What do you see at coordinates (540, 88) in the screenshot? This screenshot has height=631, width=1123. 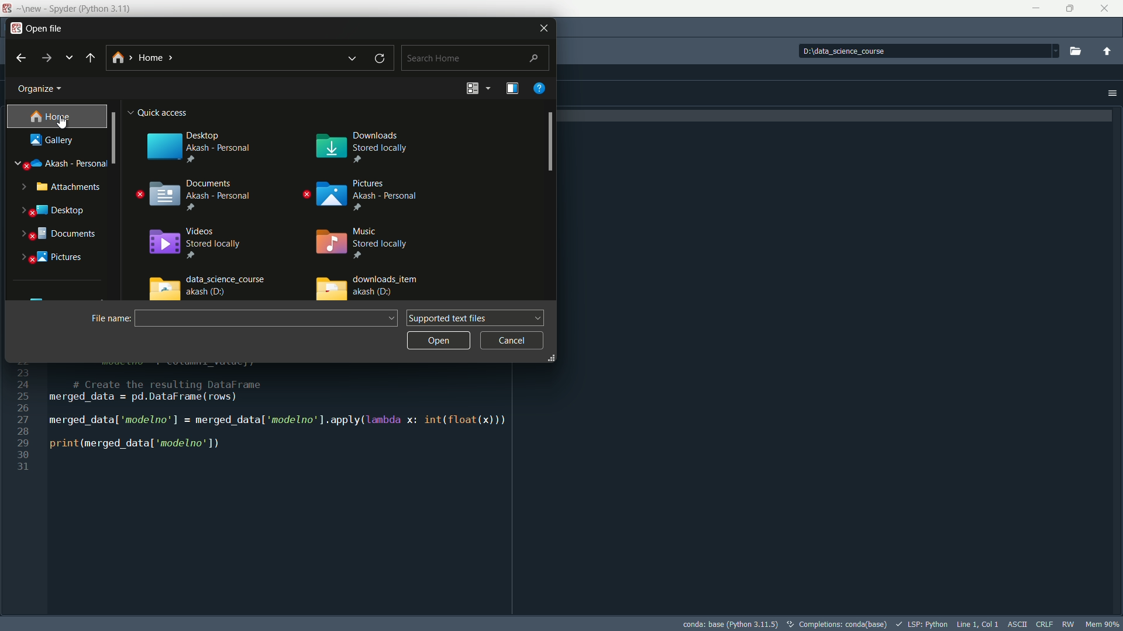 I see `get help` at bounding box center [540, 88].